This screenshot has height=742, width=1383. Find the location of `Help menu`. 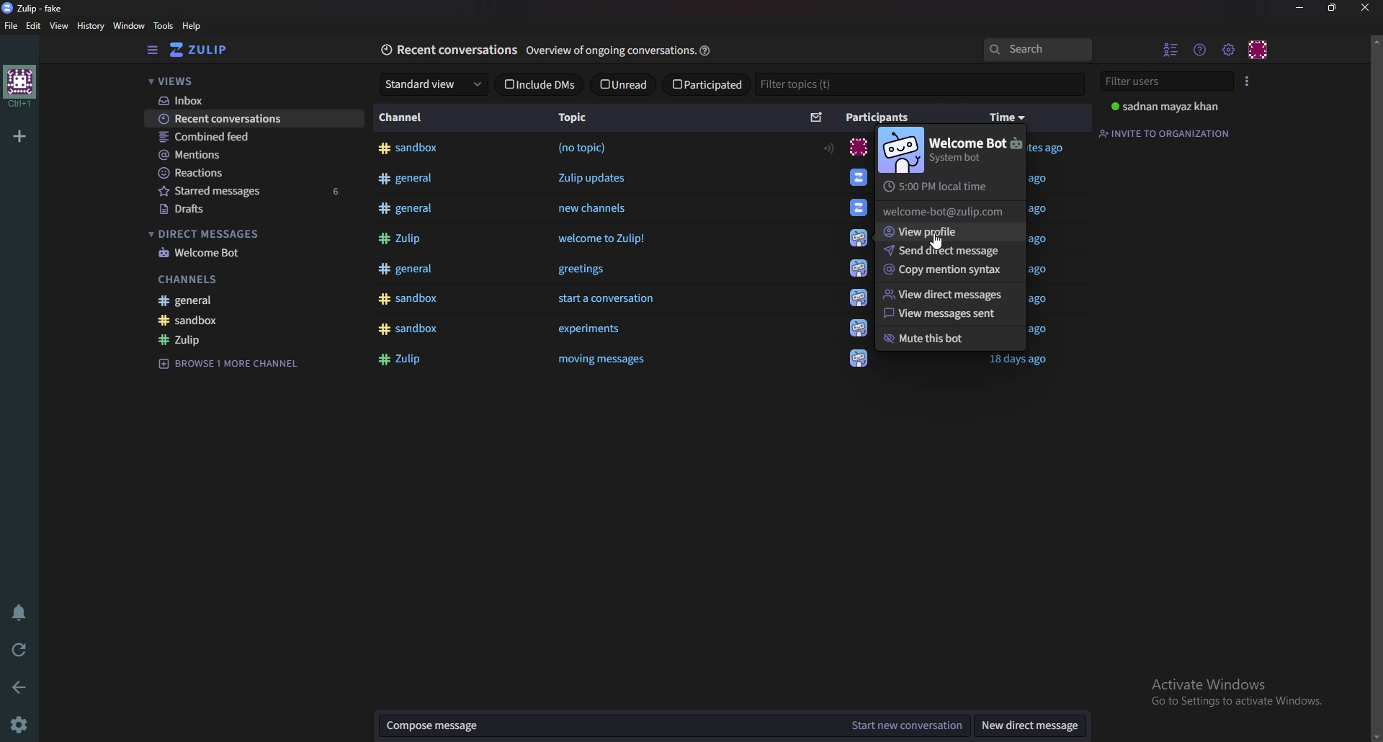

Help menu is located at coordinates (1199, 49).